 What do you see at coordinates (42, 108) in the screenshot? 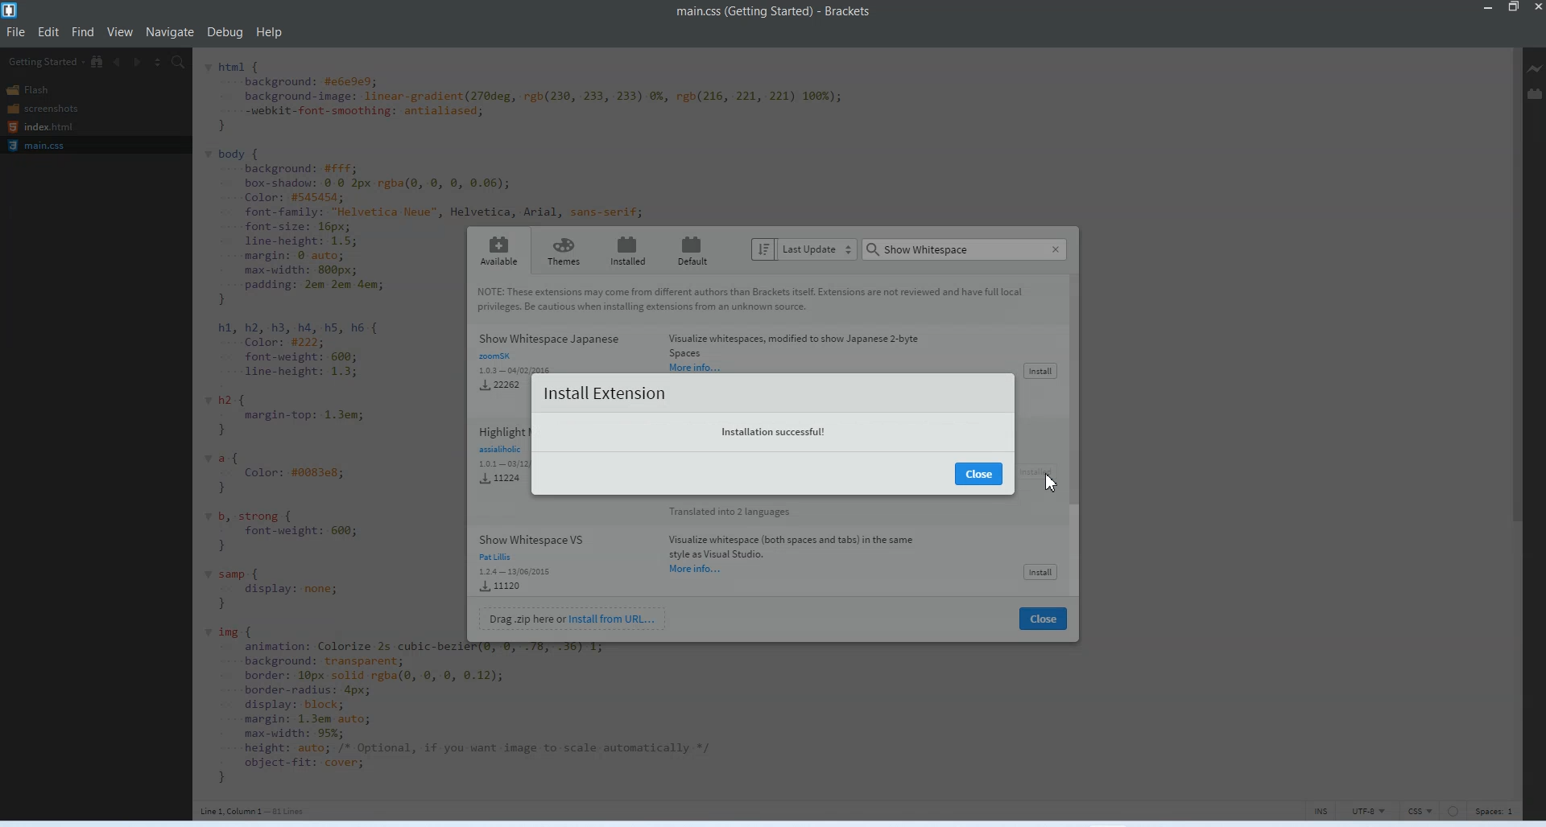
I see `Screenshots` at bounding box center [42, 108].